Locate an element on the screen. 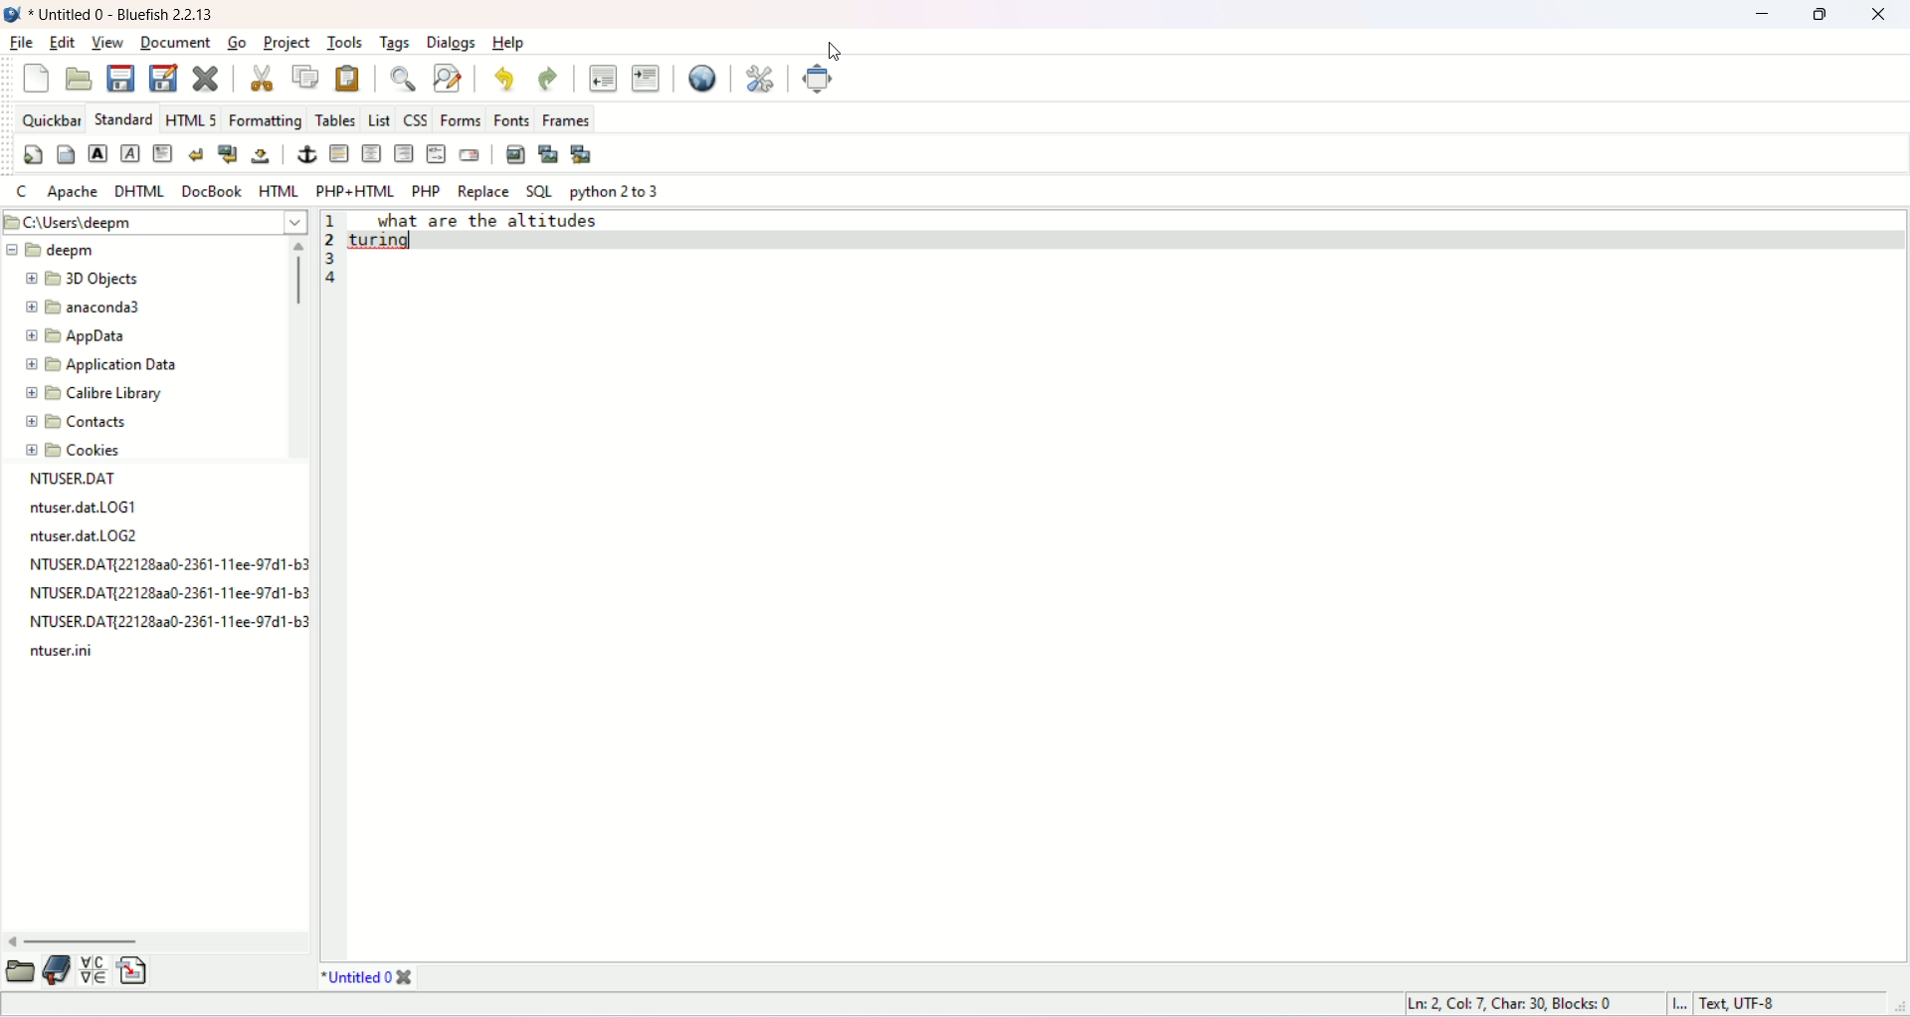 The image size is (1910, 1017). fullscreen is located at coordinates (820, 78).